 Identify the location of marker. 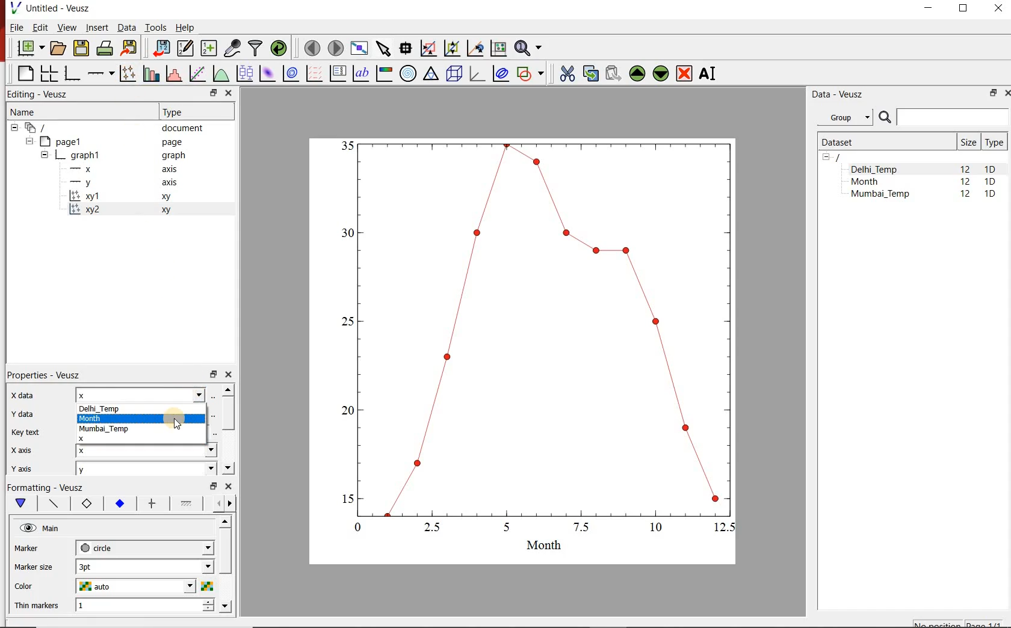
(36, 548).